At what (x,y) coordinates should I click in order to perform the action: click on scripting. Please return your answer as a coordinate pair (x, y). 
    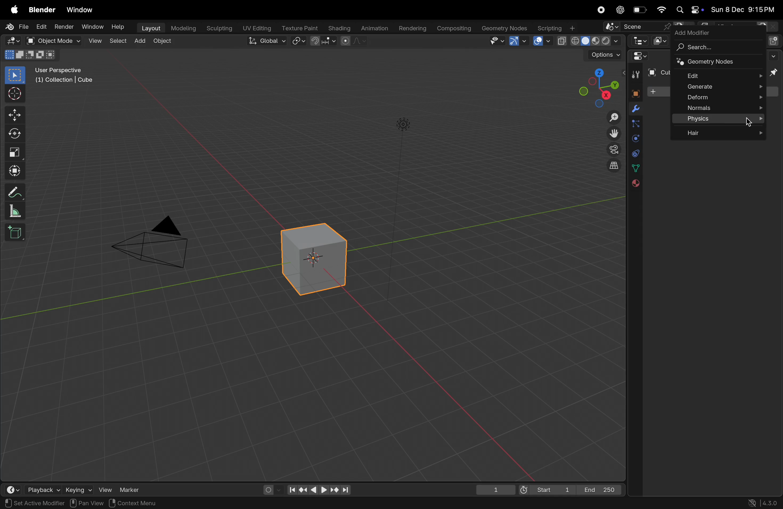
    Looking at the image, I should click on (555, 28).